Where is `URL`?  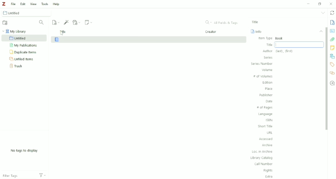 URL is located at coordinates (270, 133).